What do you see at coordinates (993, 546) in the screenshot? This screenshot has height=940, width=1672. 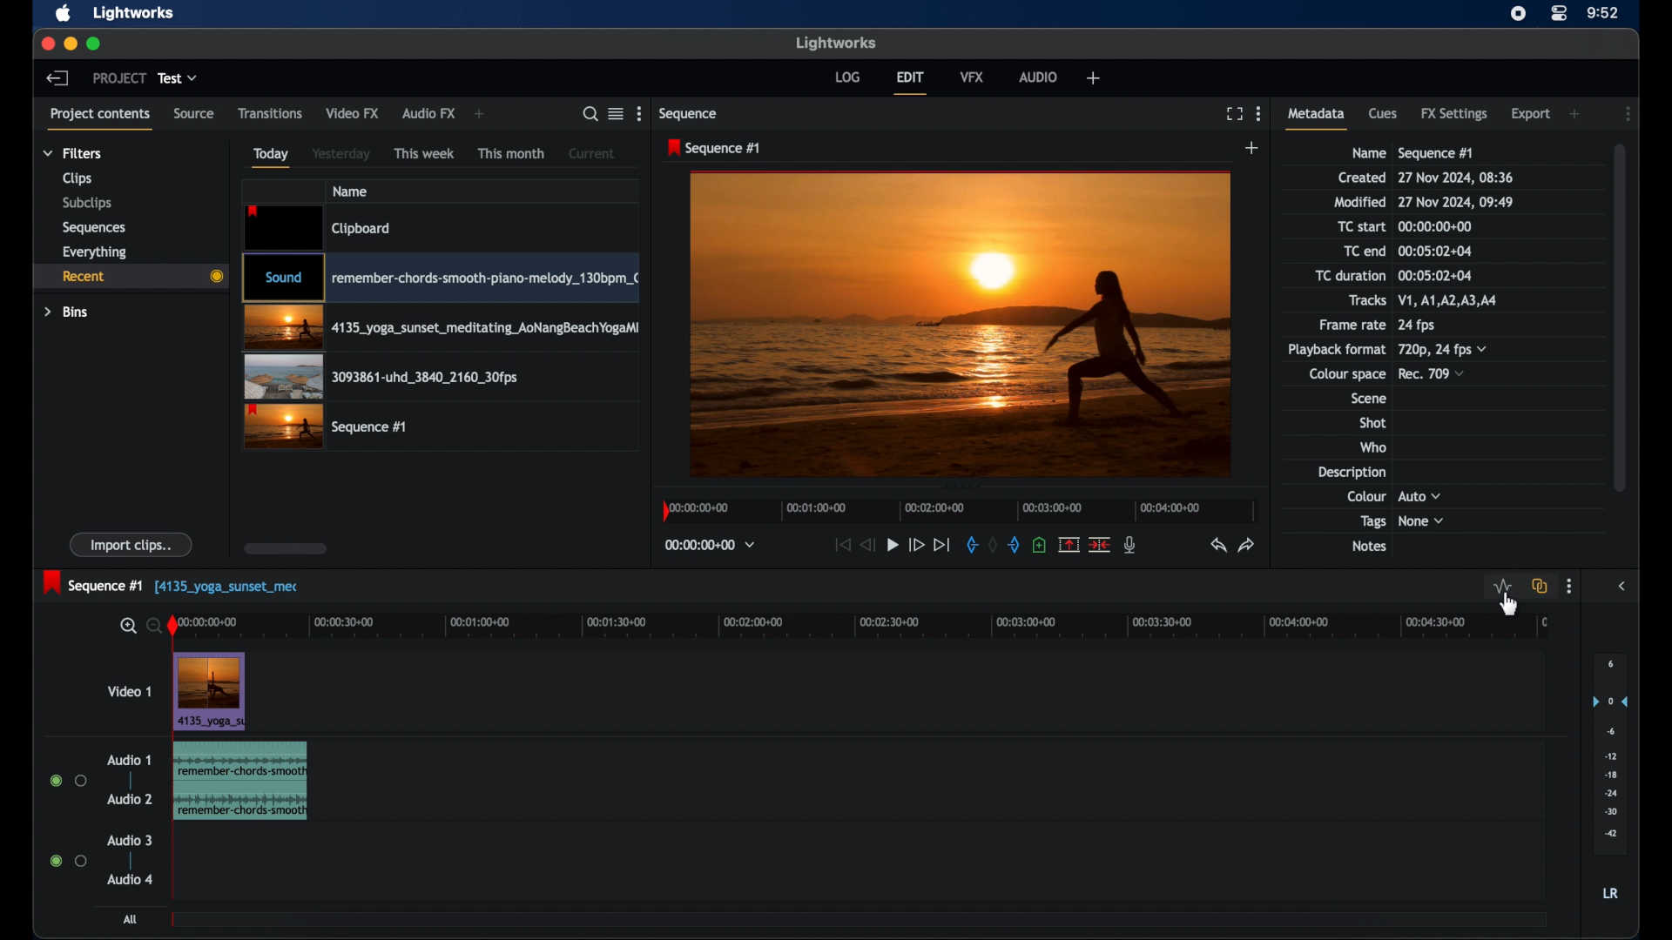 I see `clear marks` at bounding box center [993, 546].